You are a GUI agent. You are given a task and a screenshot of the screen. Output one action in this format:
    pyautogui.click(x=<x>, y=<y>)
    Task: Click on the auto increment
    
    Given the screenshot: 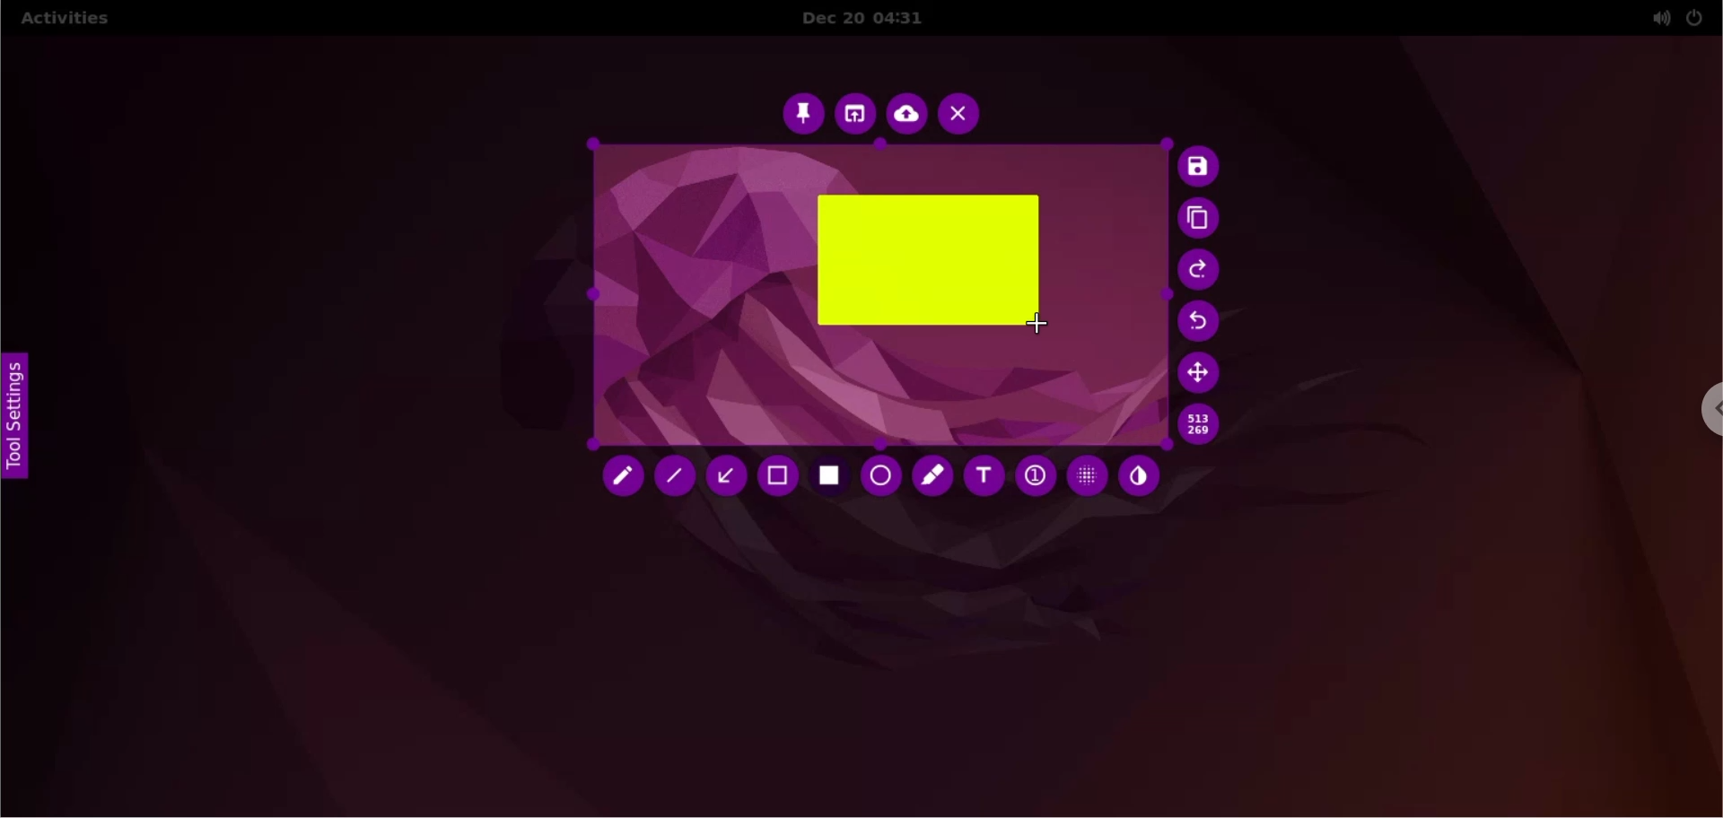 What is the action you would take?
    pyautogui.click(x=1033, y=476)
    